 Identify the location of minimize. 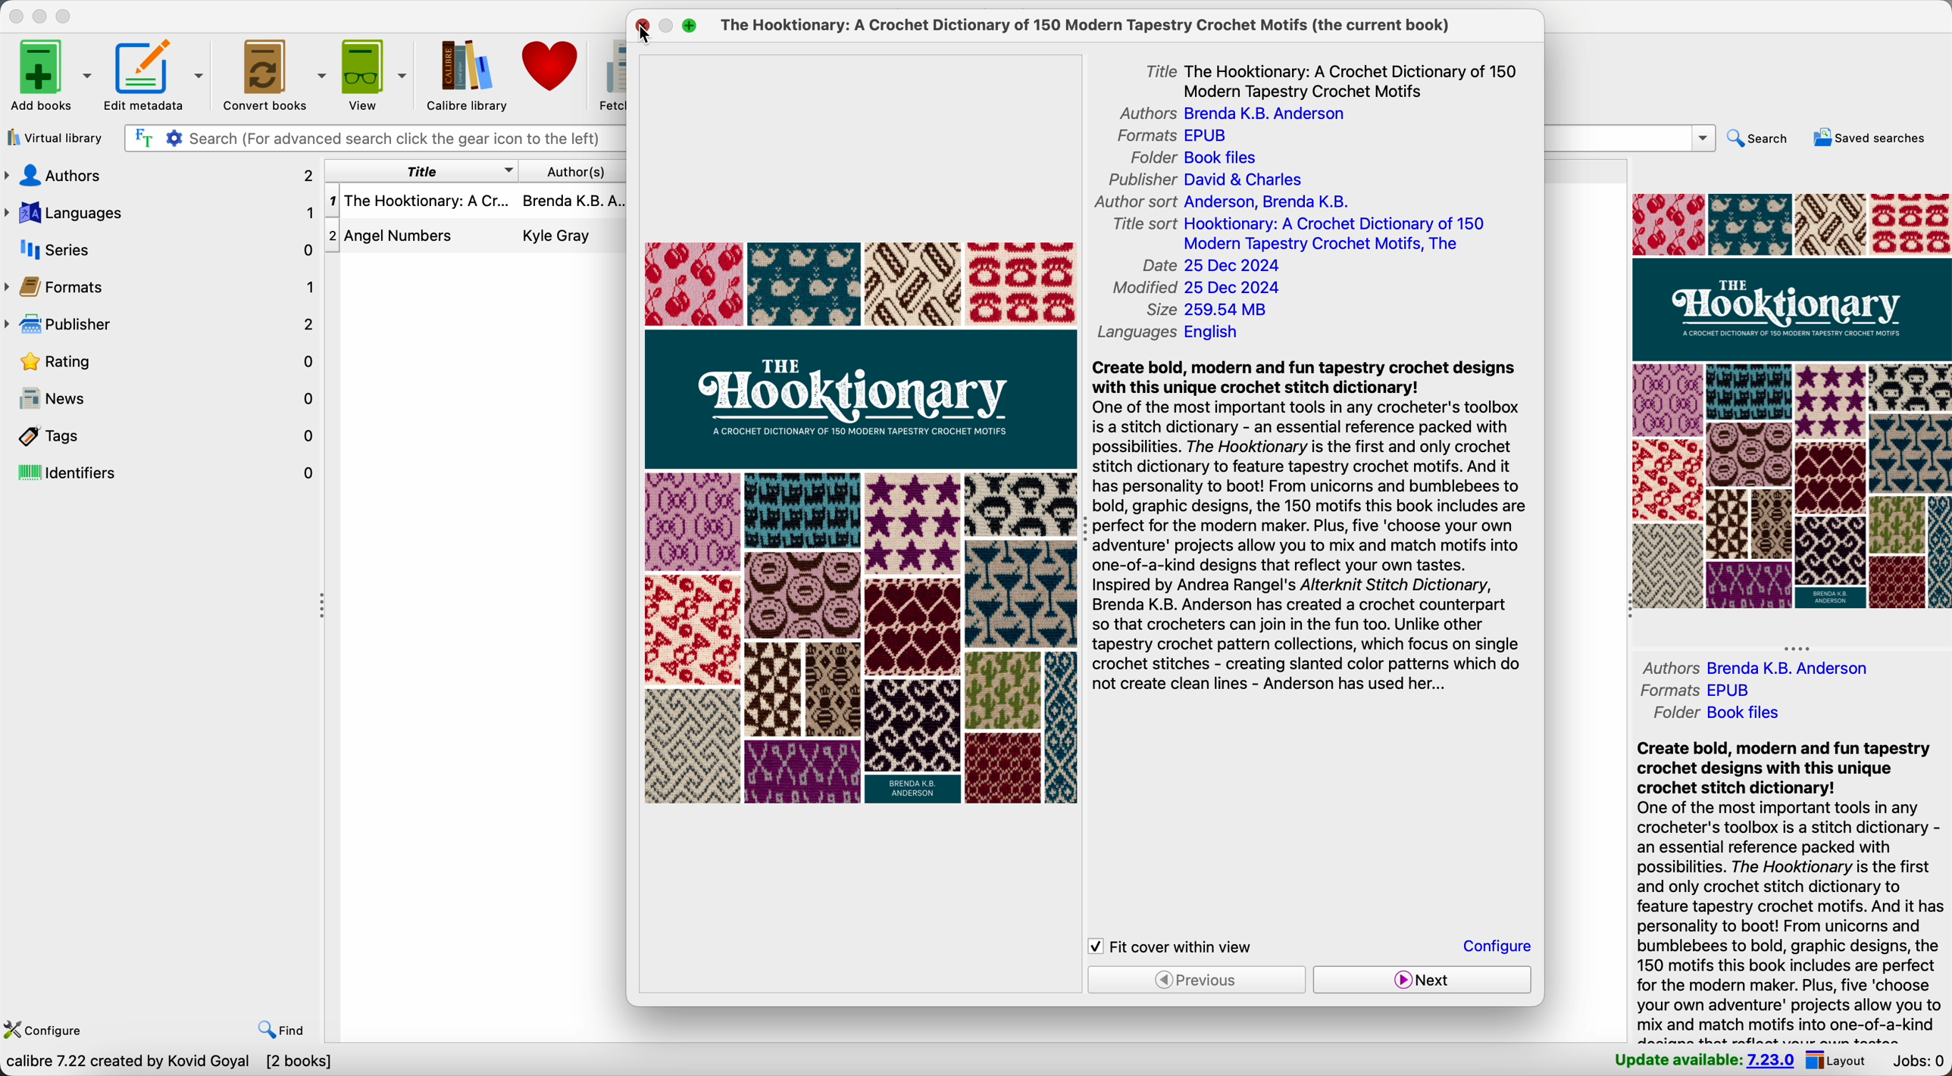
(43, 15).